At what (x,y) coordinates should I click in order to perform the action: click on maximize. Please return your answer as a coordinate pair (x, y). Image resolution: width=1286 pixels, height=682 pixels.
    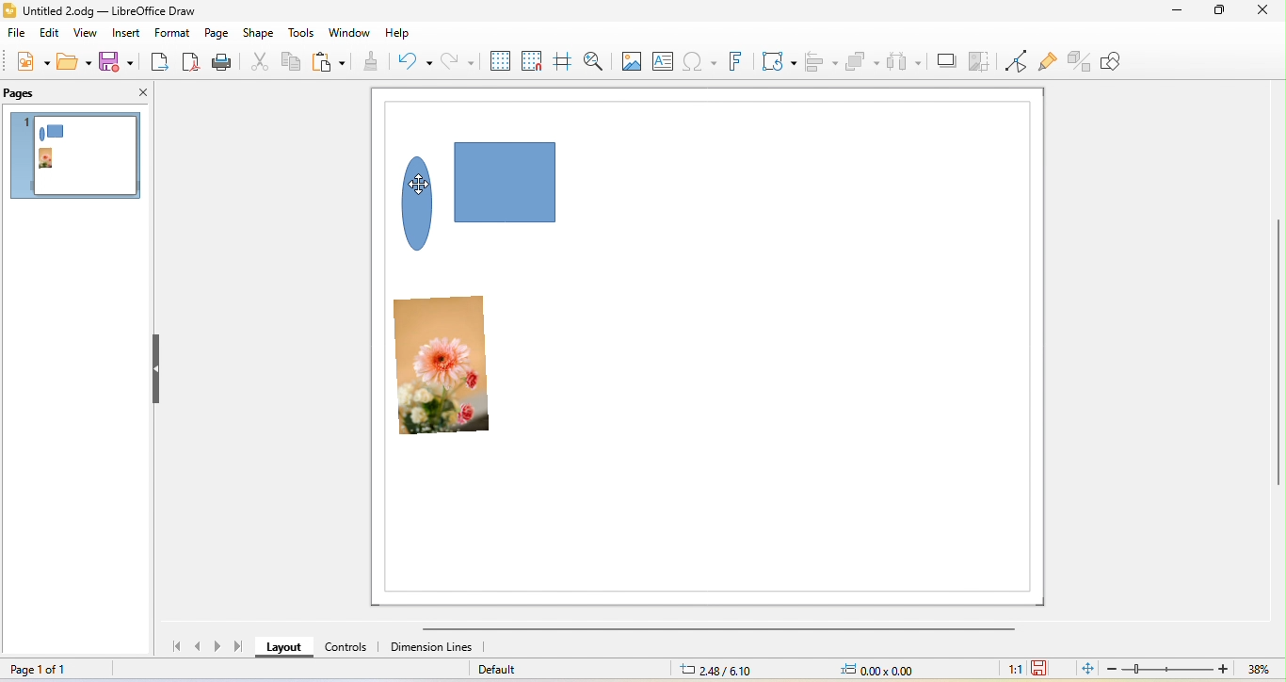
    Looking at the image, I should click on (1218, 15).